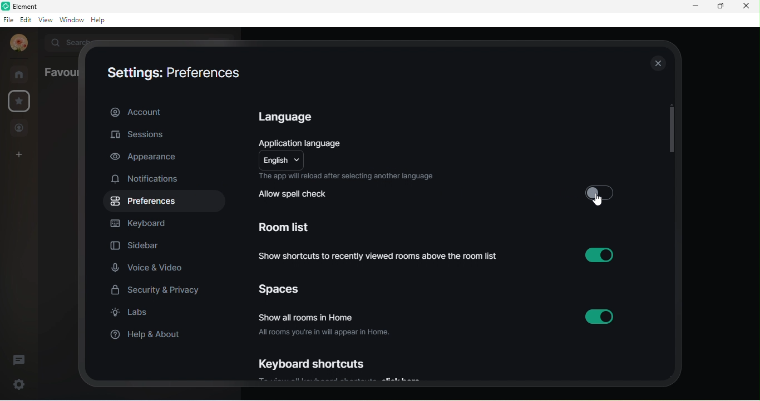 This screenshot has height=401, width=760. What do you see at coordinates (283, 161) in the screenshot?
I see `english` at bounding box center [283, 161].